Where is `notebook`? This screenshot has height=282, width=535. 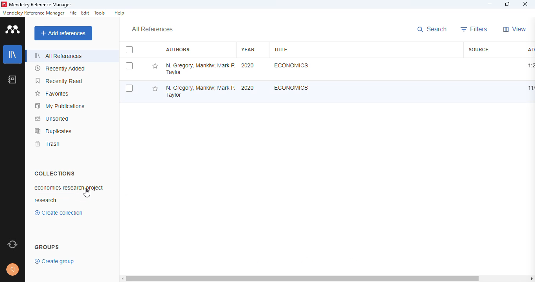
notebook is located at coordinates (13, 79).